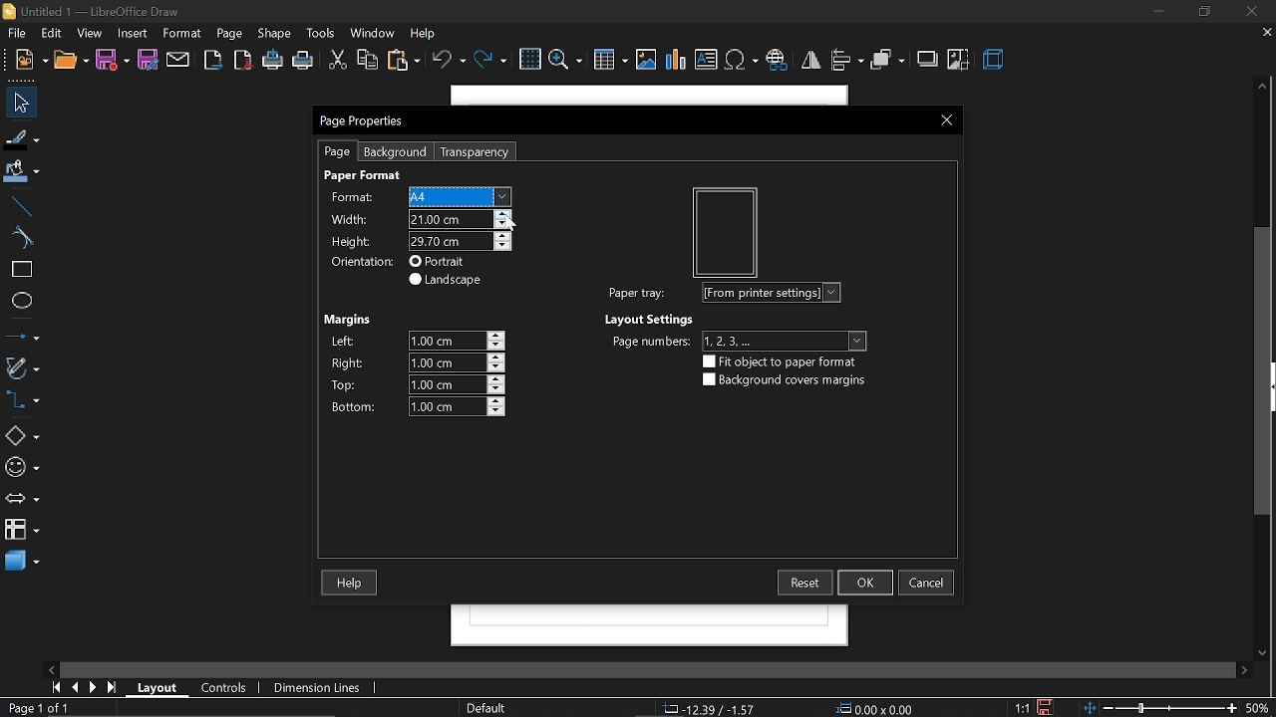 The width and height of the screenshot is (1276, 717). What do you see at coordinates (348, 583) in the screenshot?
I see `help` at bounding box center [348, 583].